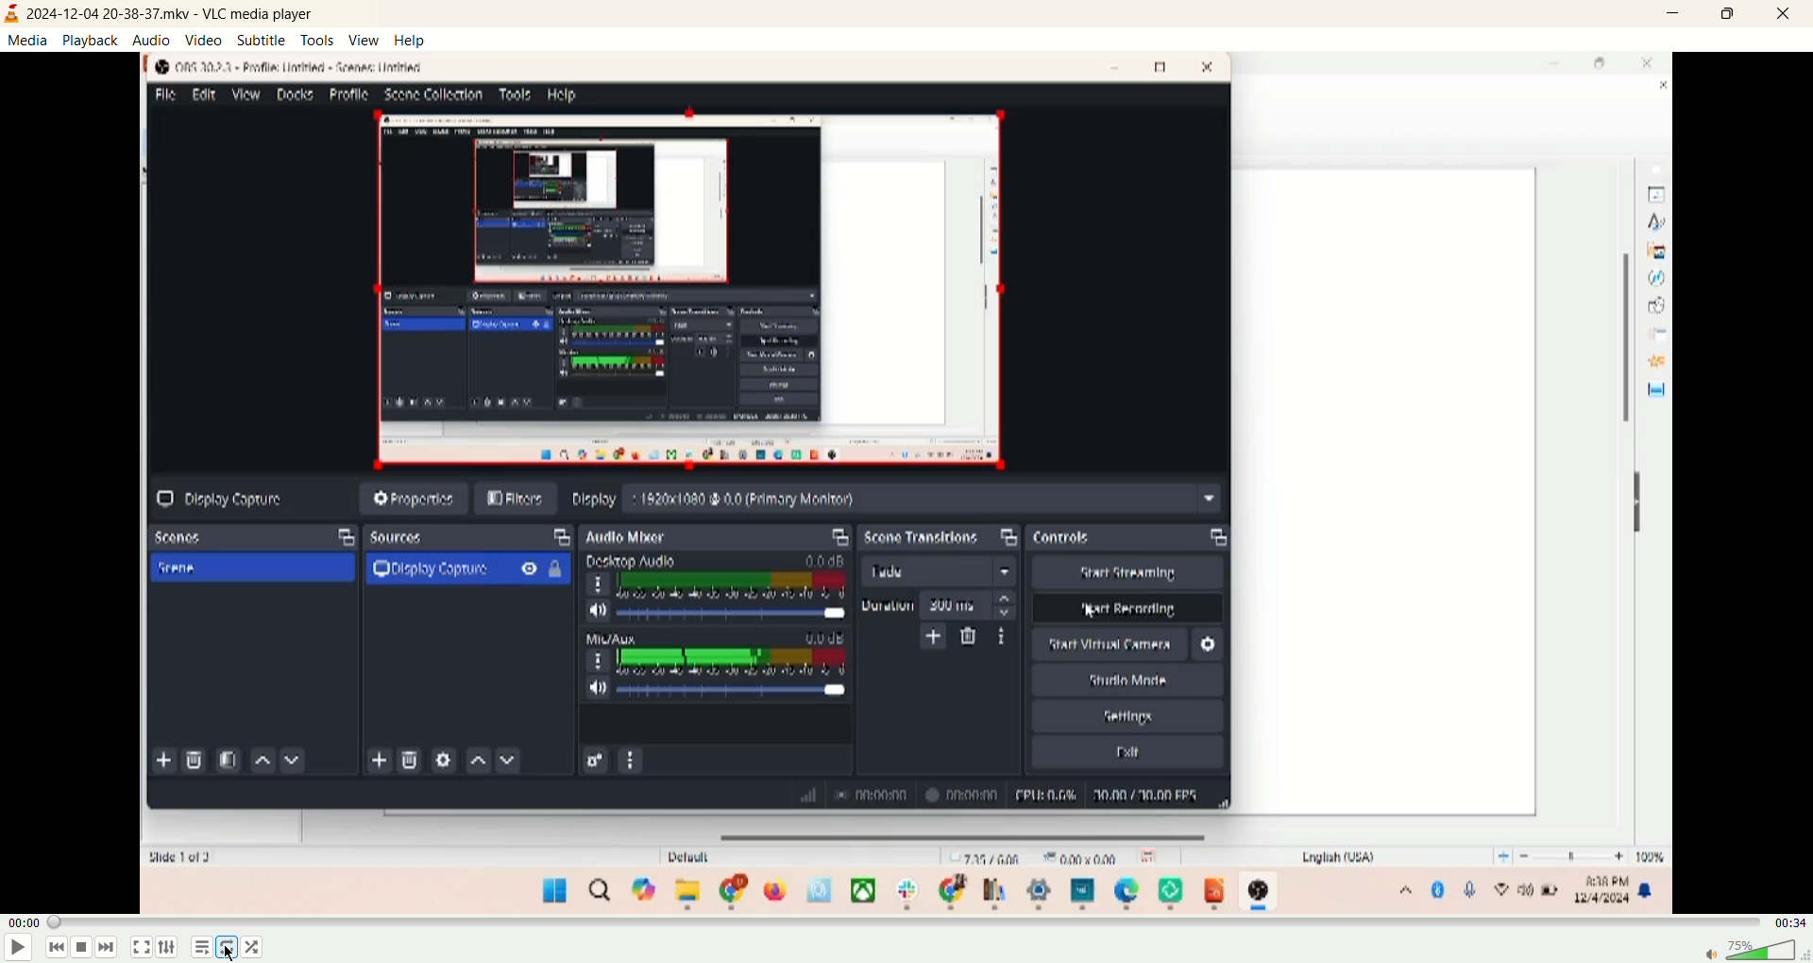 The image size is (1813, 963). I want to click on fullscreen, so click(140, 948).